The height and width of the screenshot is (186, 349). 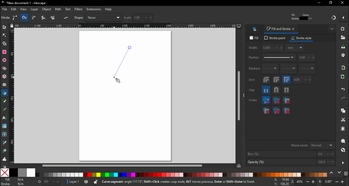 I want to click on more options, so click(x=244, y=96).